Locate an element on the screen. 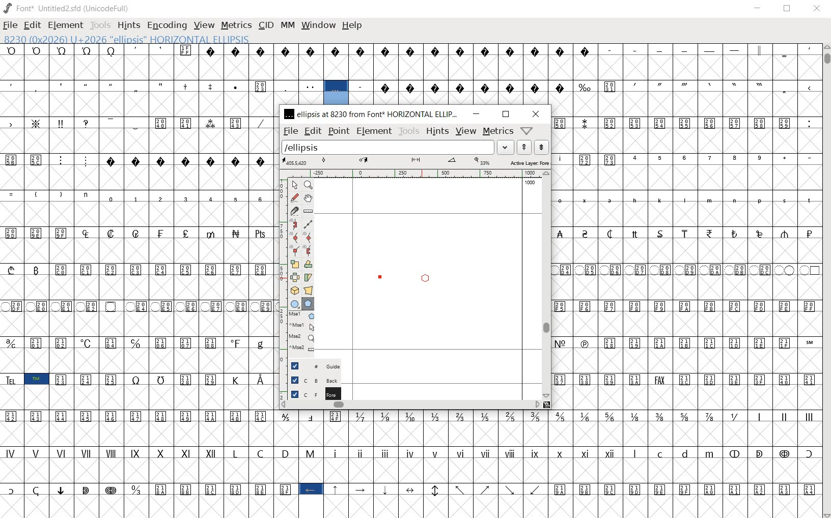 Image resolution: width=831 pixels, height=518 pixels. MM is located at coordinates (287, 24).